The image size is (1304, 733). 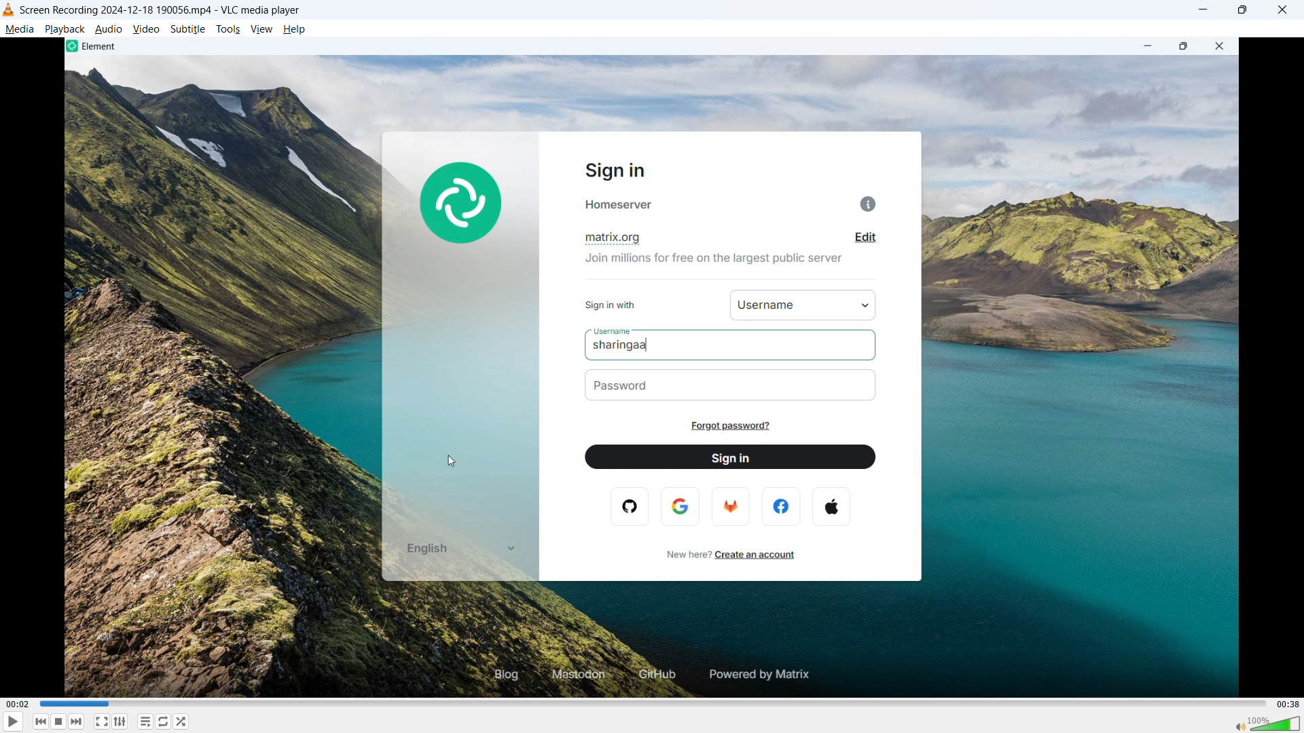 I want to click on Mastodon, so click(x=575, y=675).